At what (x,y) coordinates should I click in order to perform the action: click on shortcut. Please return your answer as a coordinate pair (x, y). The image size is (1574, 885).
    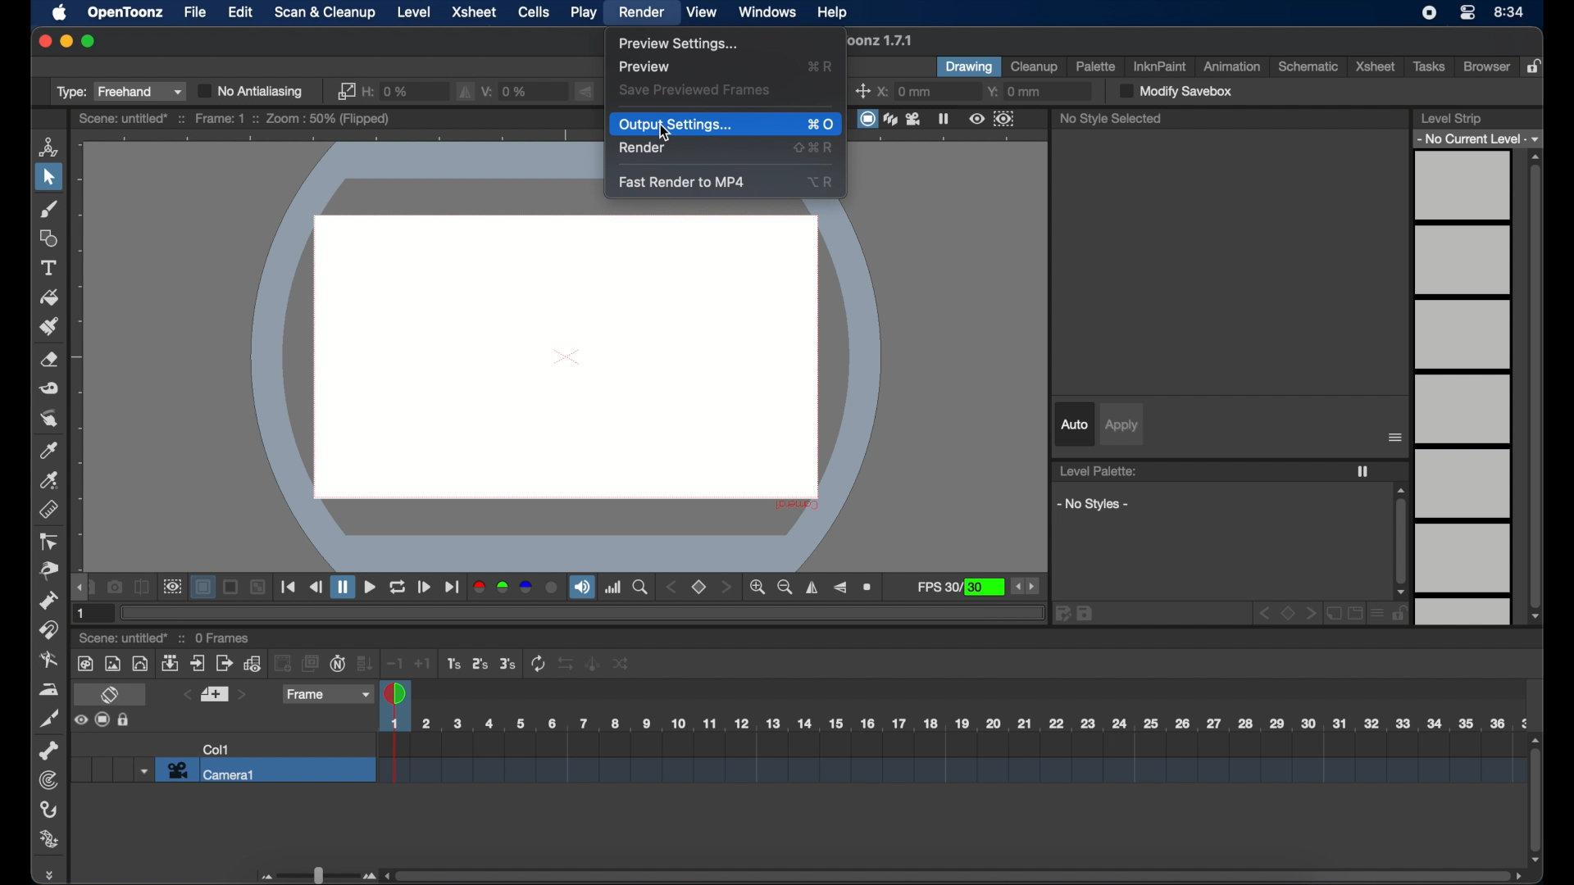
    Looking at the image, I should click on (821, 124).